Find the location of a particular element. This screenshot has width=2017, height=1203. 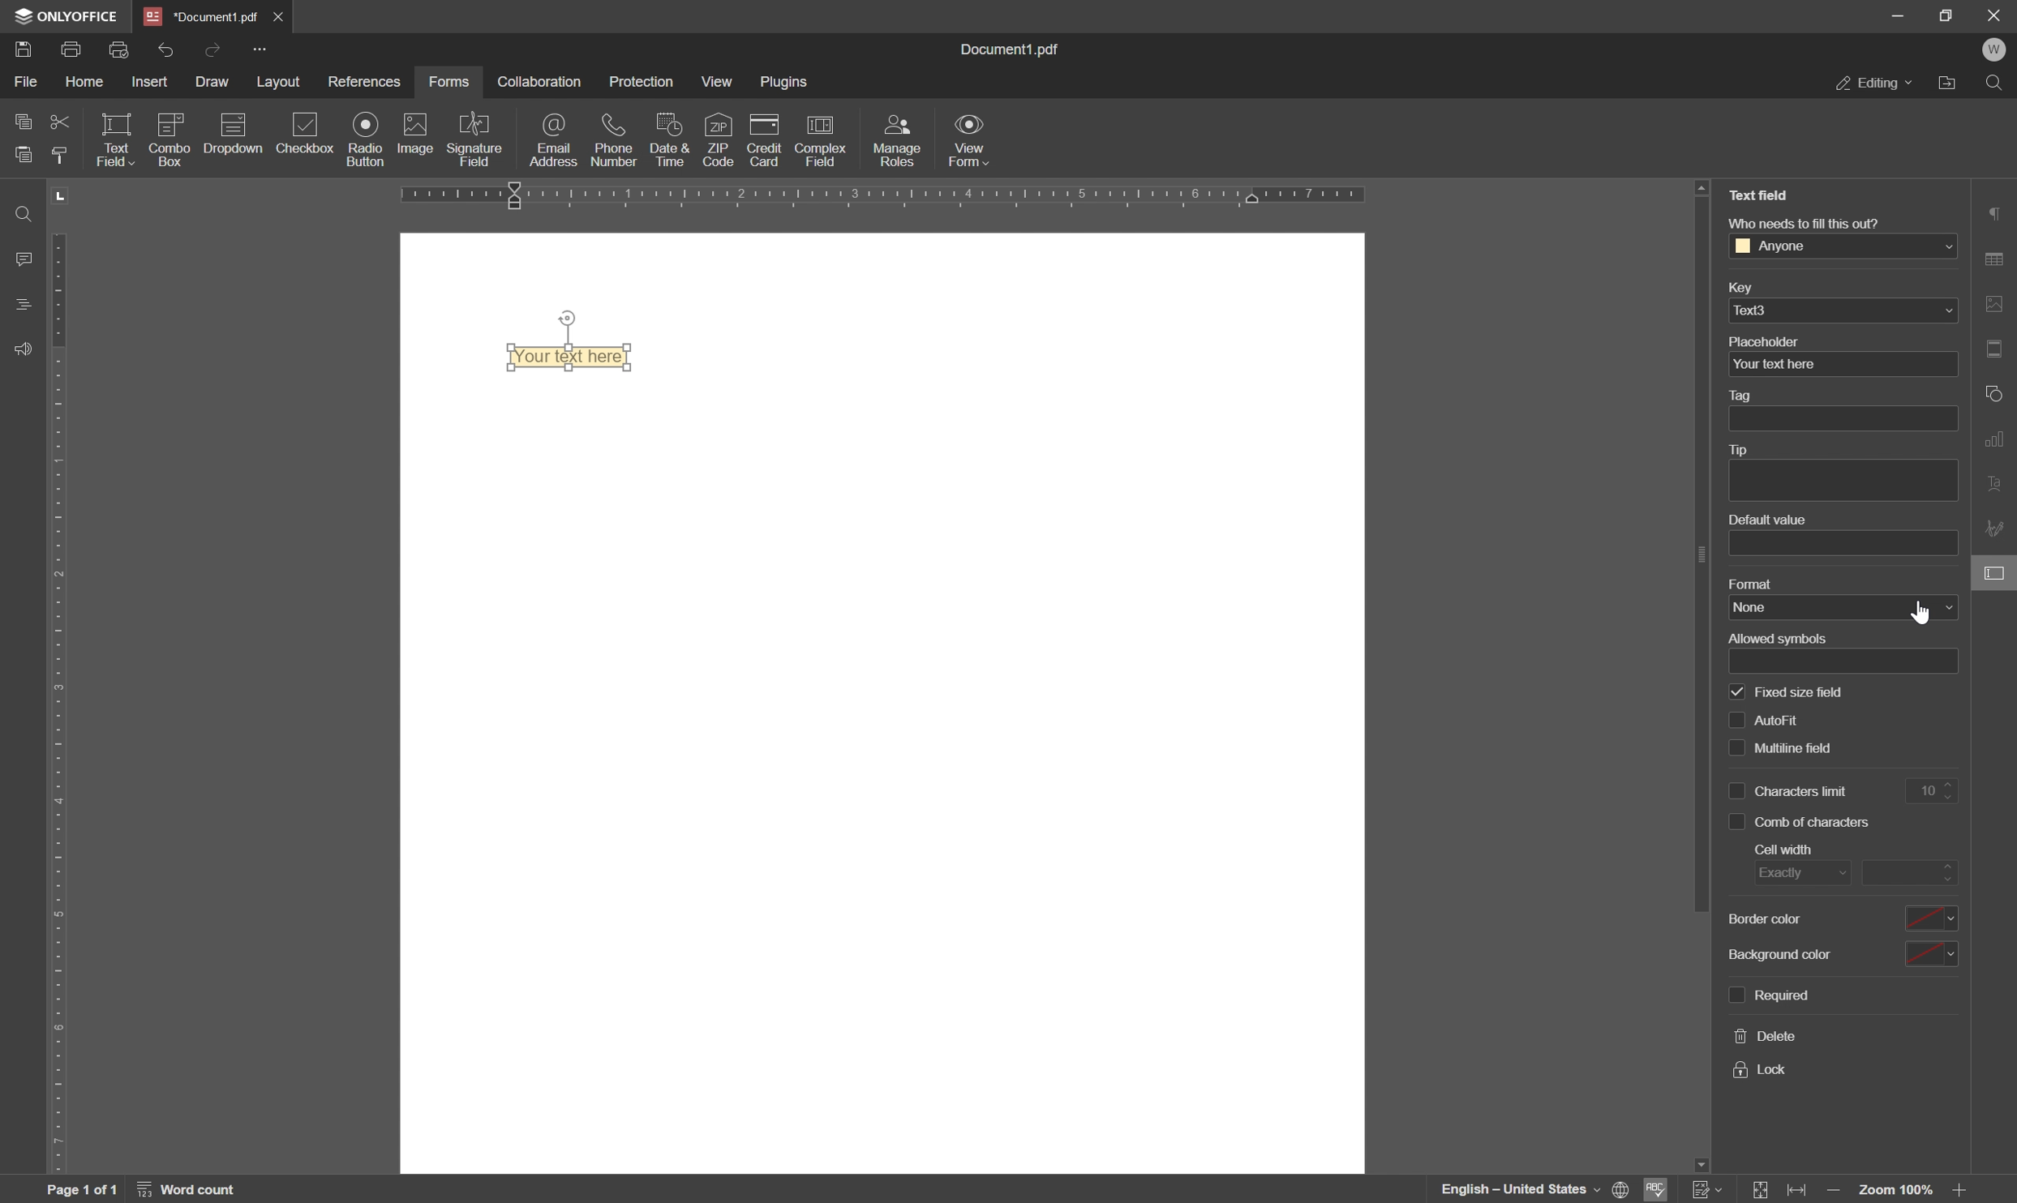

credit card is located at coordinates (766, 140).